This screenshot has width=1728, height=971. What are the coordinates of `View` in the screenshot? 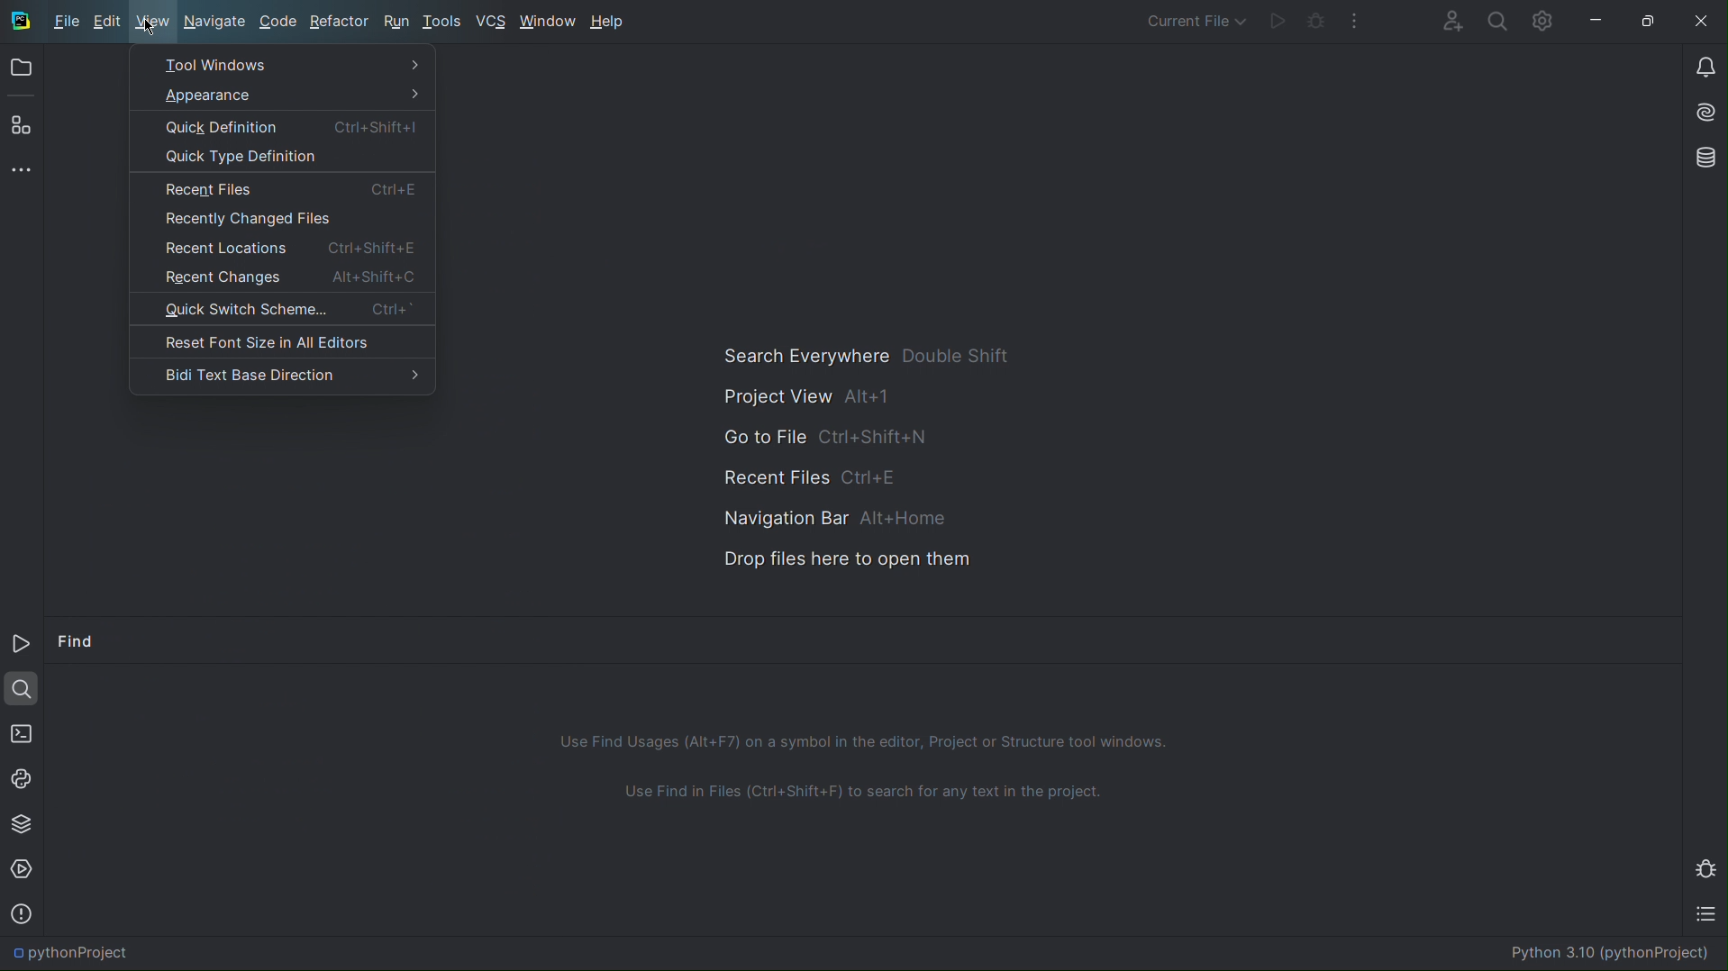 It's located at (153, 23).